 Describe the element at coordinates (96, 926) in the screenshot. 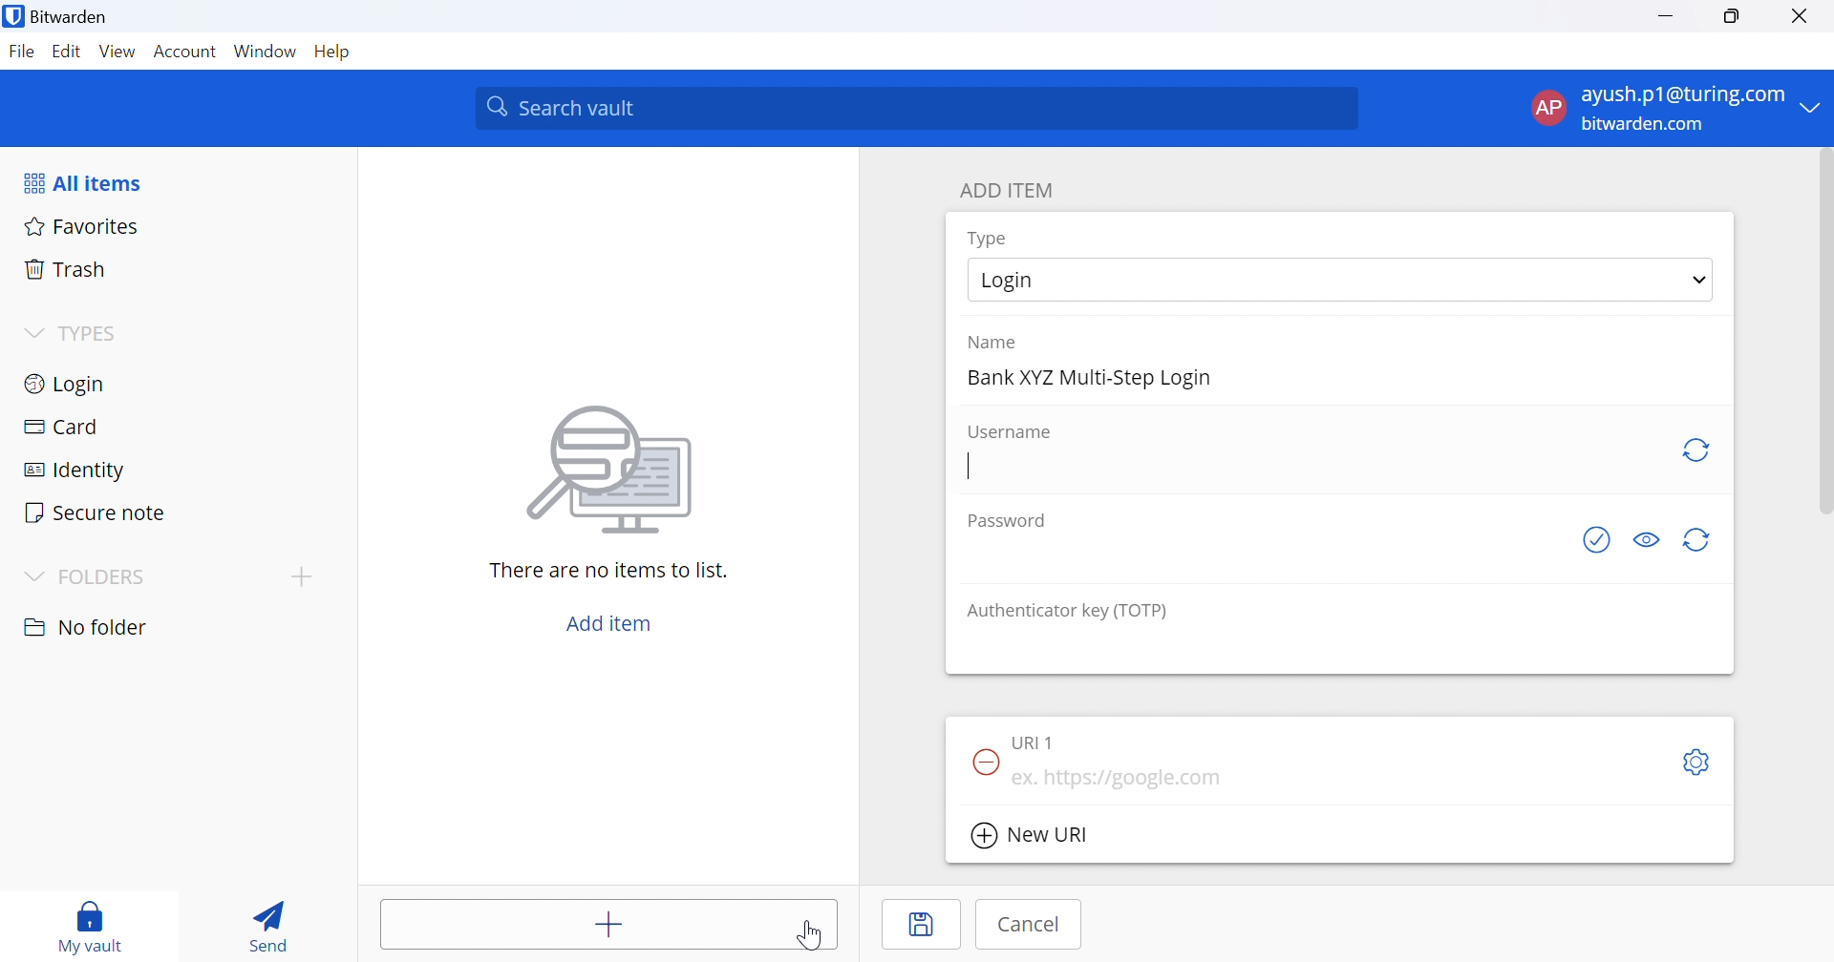

I see `my vault` at that location.